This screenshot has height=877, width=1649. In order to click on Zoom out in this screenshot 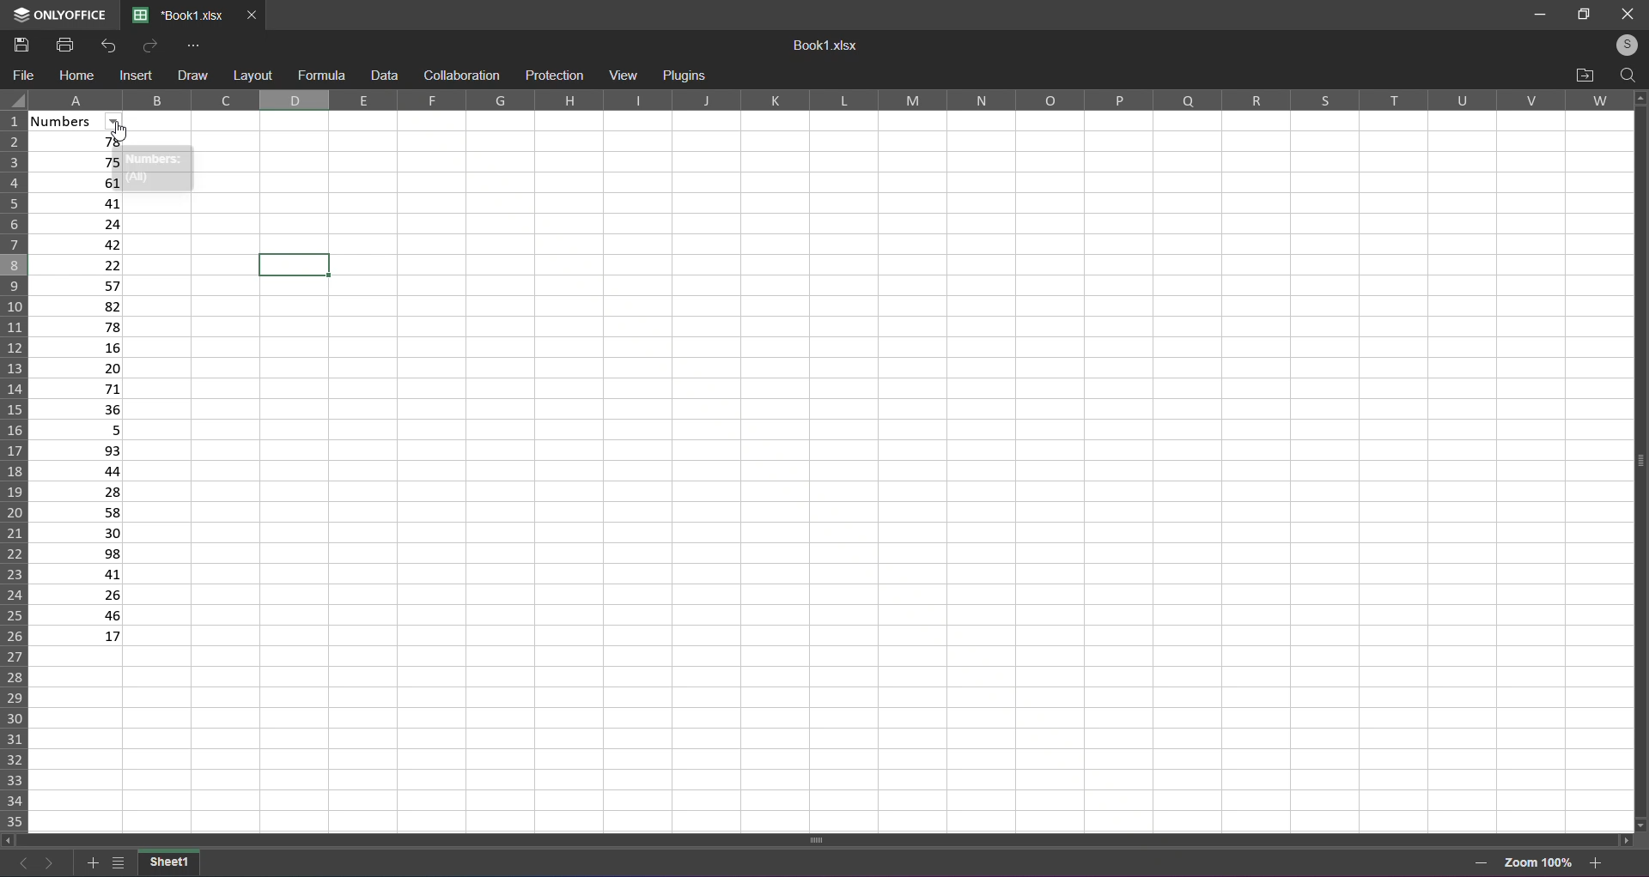, I will do `click(1481, 862)`.